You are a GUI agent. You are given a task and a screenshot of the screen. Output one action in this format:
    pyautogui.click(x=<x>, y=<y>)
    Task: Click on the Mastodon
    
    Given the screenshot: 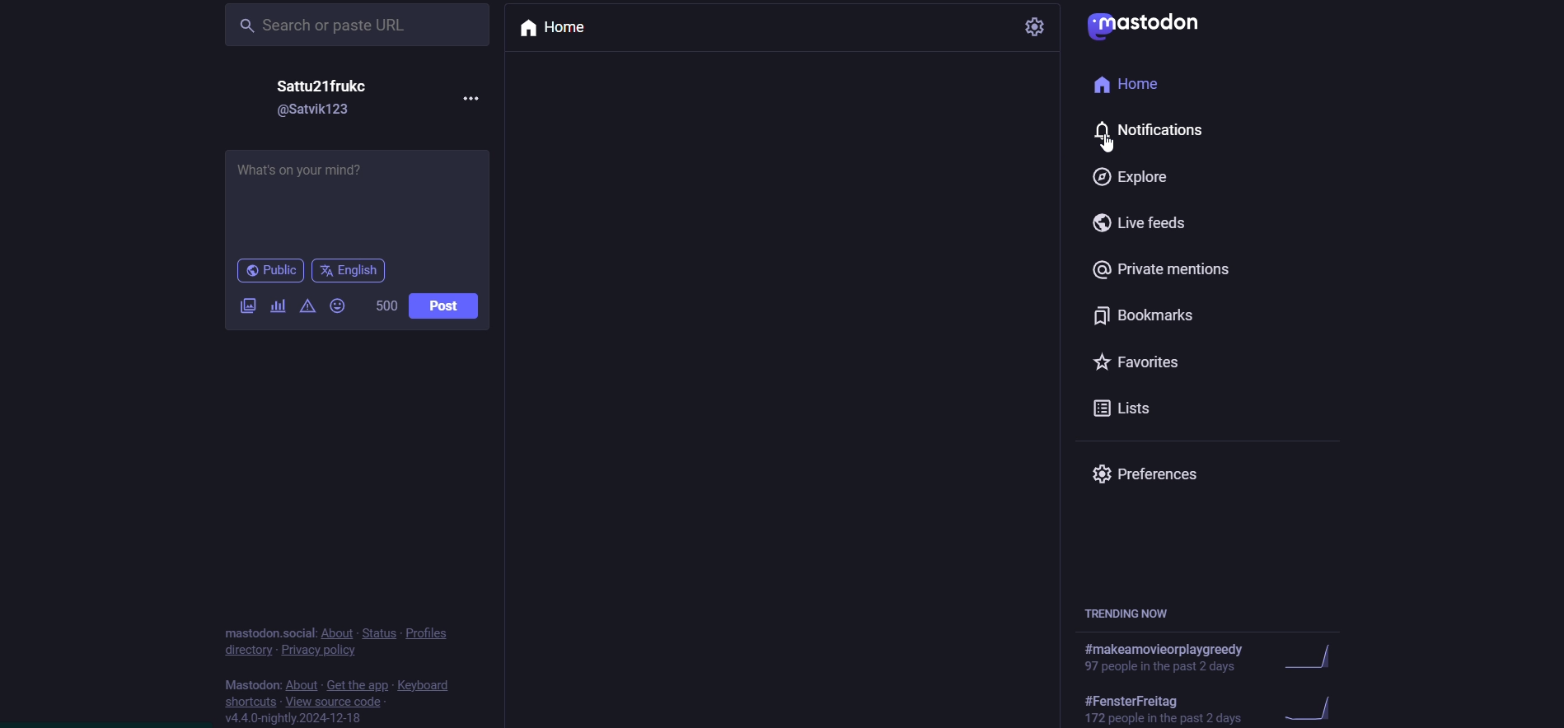 What is the action you would take?
    pyautogui.click(x=250, y=685)
    